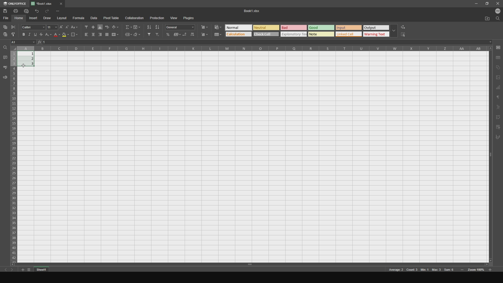 The width and height of the screenshot is (503, 283). What do you see at coordinates (157, 18) in the screenshot?
I see `protection` at bounding box center [157, 18].